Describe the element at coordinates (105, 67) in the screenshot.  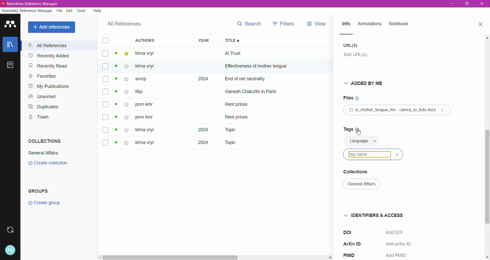
I see `box` at that location.